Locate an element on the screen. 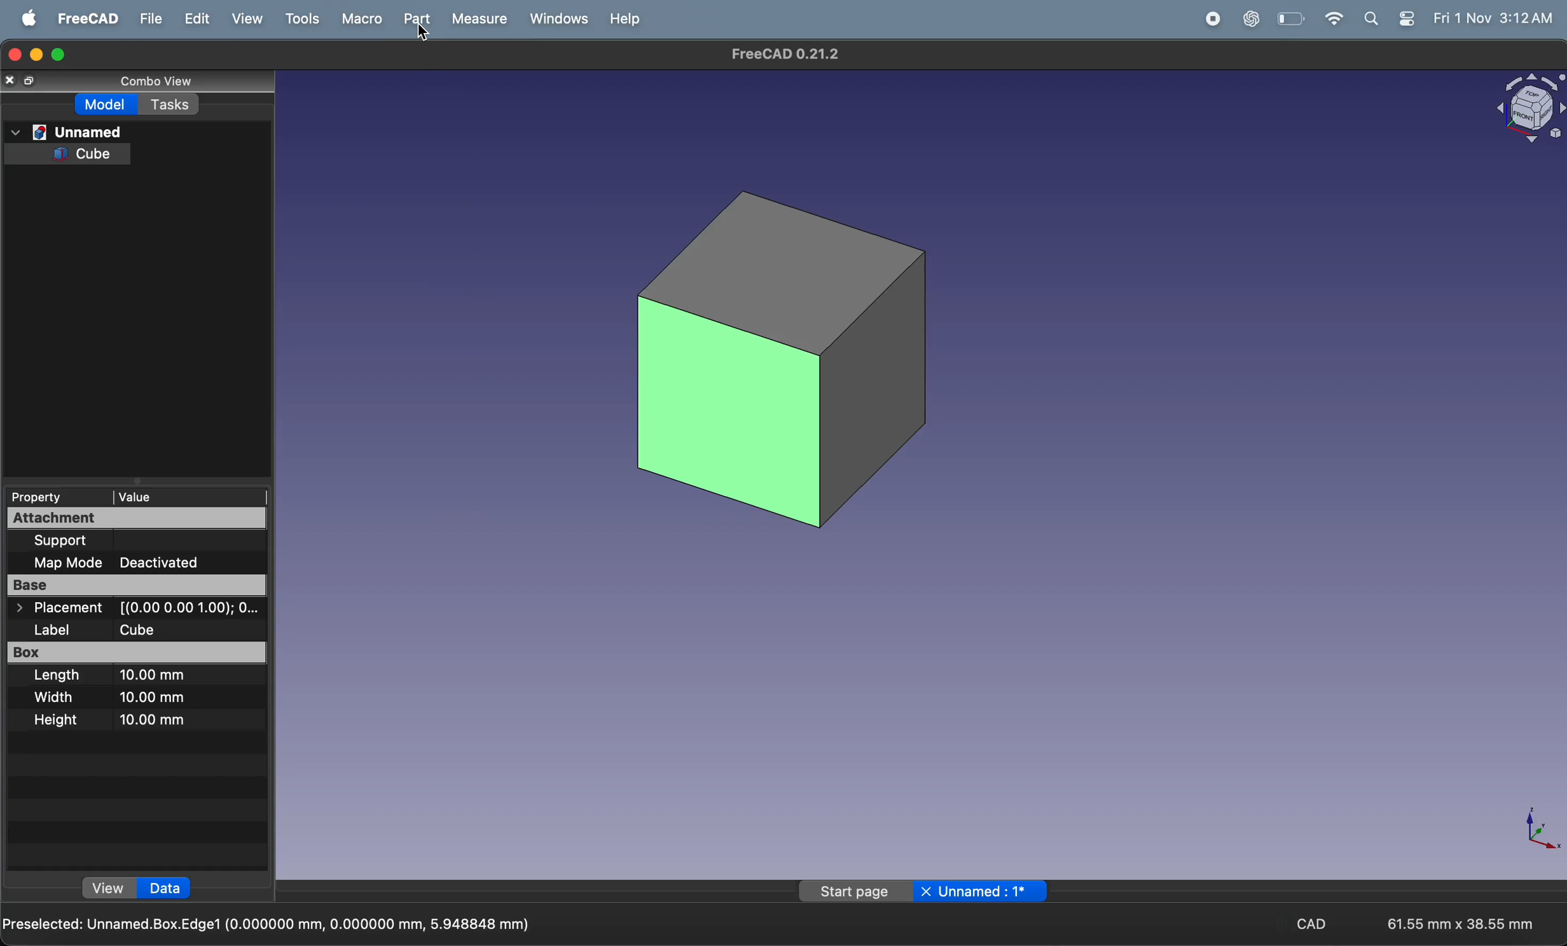 This screenshot has width=1567, height=946. freecad is located at coordinates (86, 18).